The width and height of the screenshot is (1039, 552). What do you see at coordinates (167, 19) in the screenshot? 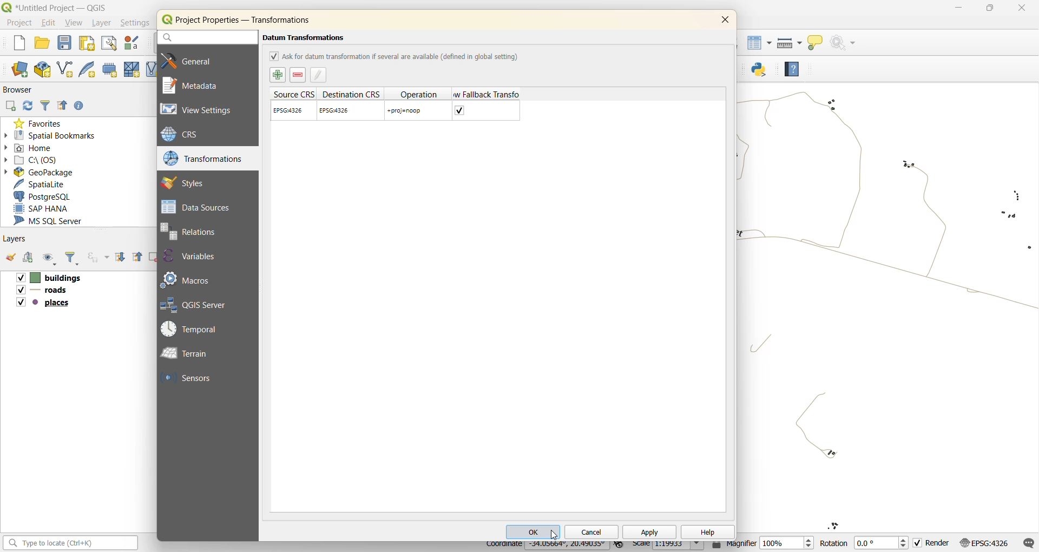
I see `logo` at bounding box center [167, 19].